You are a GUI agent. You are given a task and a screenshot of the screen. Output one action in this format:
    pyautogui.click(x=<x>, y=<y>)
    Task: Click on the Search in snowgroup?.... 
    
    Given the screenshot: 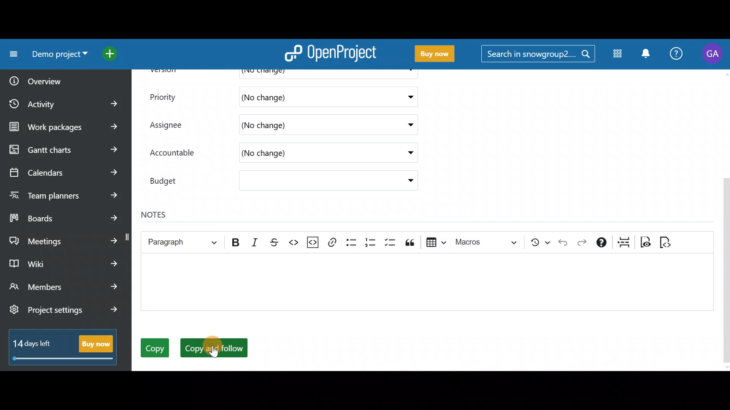 What is the action you would take?
    pyautogui.click(x=540, y=54)
    